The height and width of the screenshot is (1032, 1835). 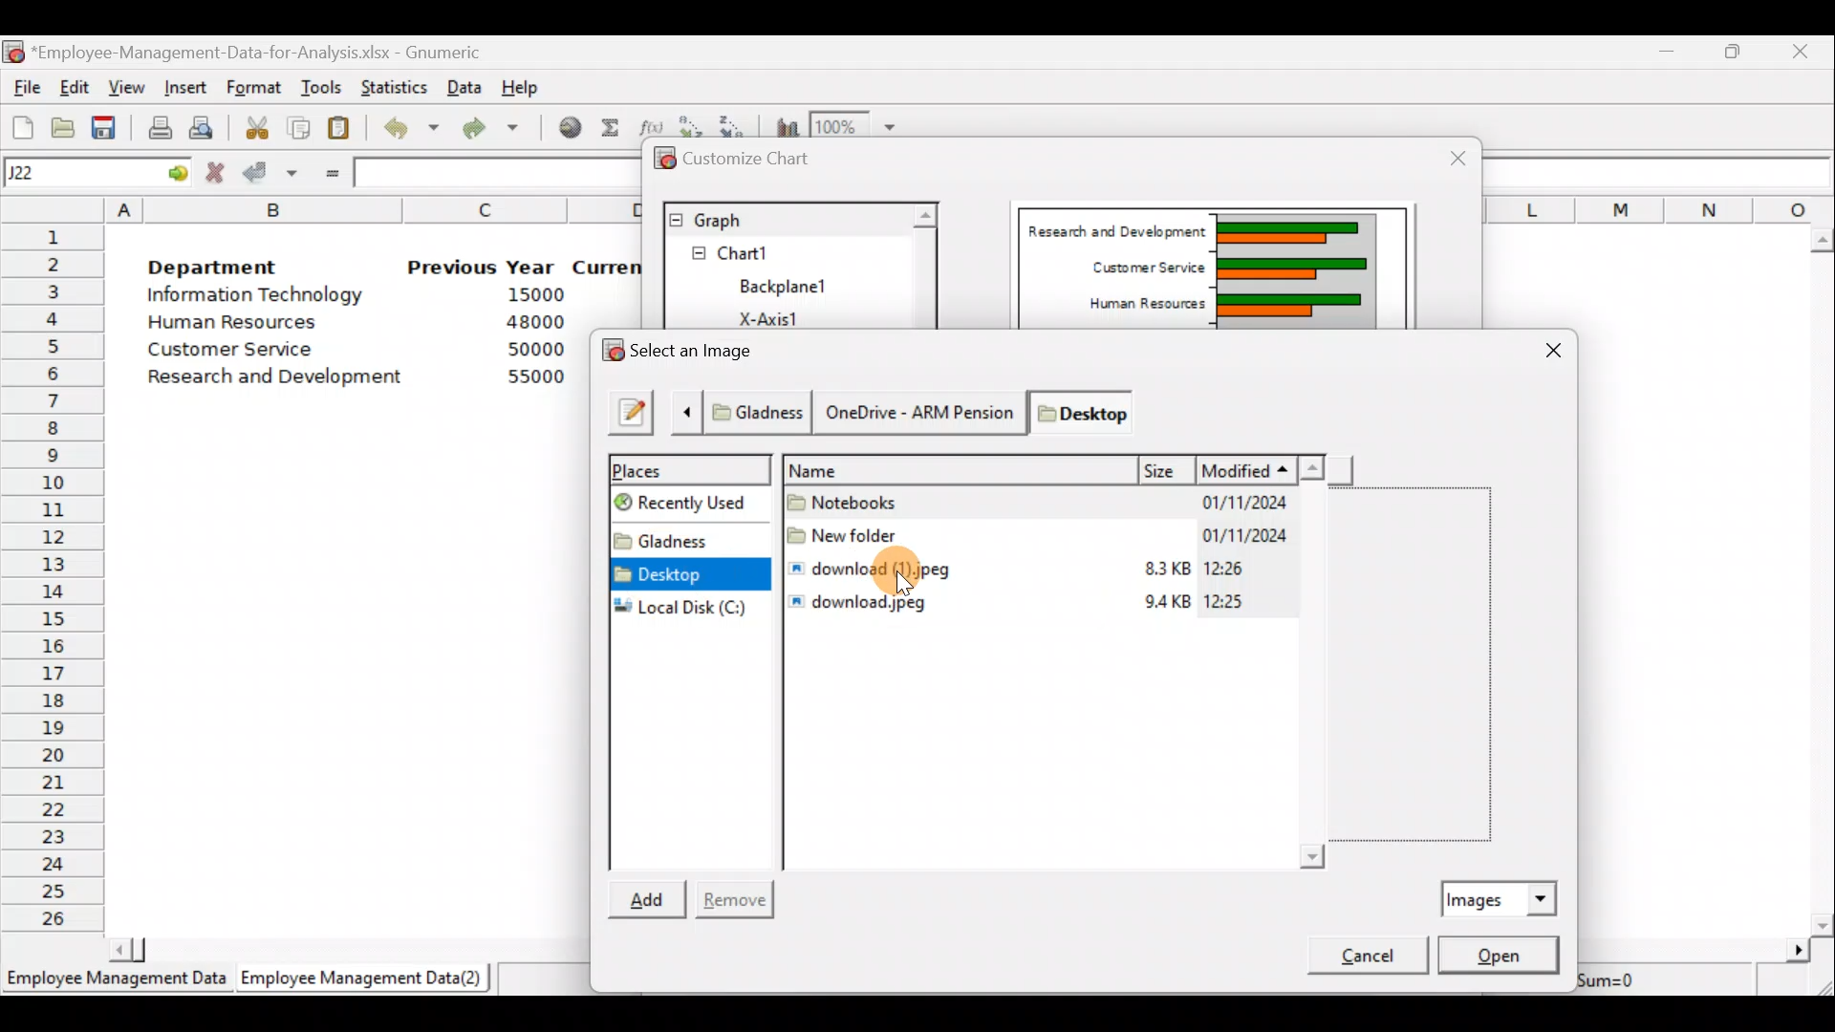 I want to click on Print current file, so click(x=157, y=124).